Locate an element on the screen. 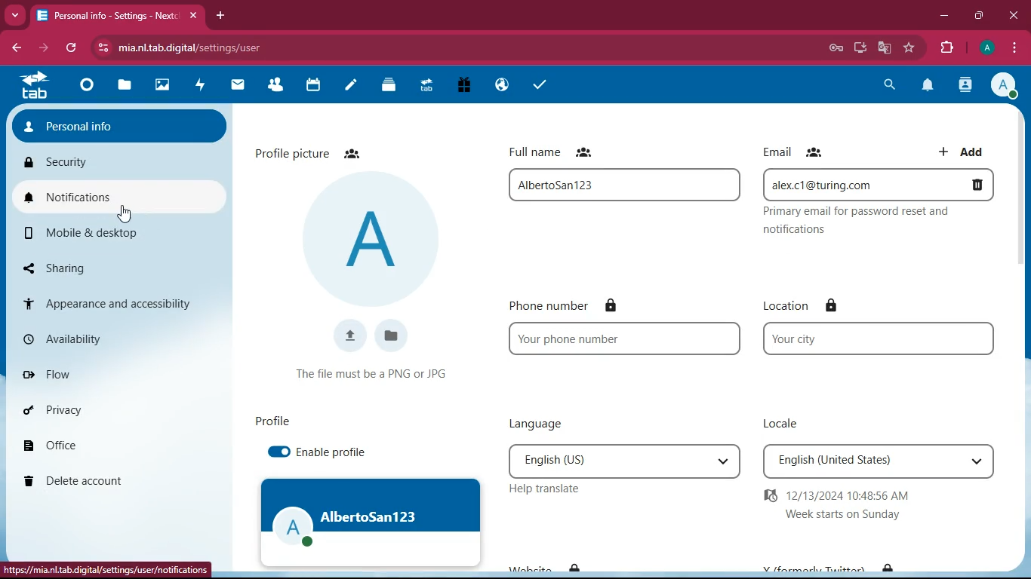 This screenshot has width=1031, height=579. mail is located at coordinates (238, 86).